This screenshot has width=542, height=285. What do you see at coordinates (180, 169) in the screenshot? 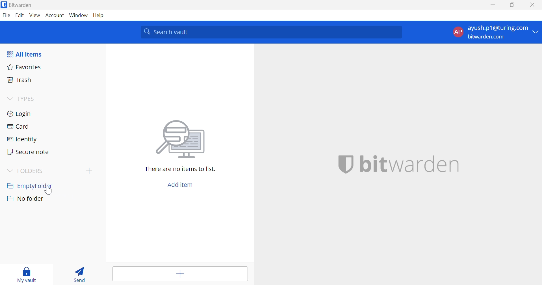
I see `There are no items to list.` at bounding box center [180, 169].